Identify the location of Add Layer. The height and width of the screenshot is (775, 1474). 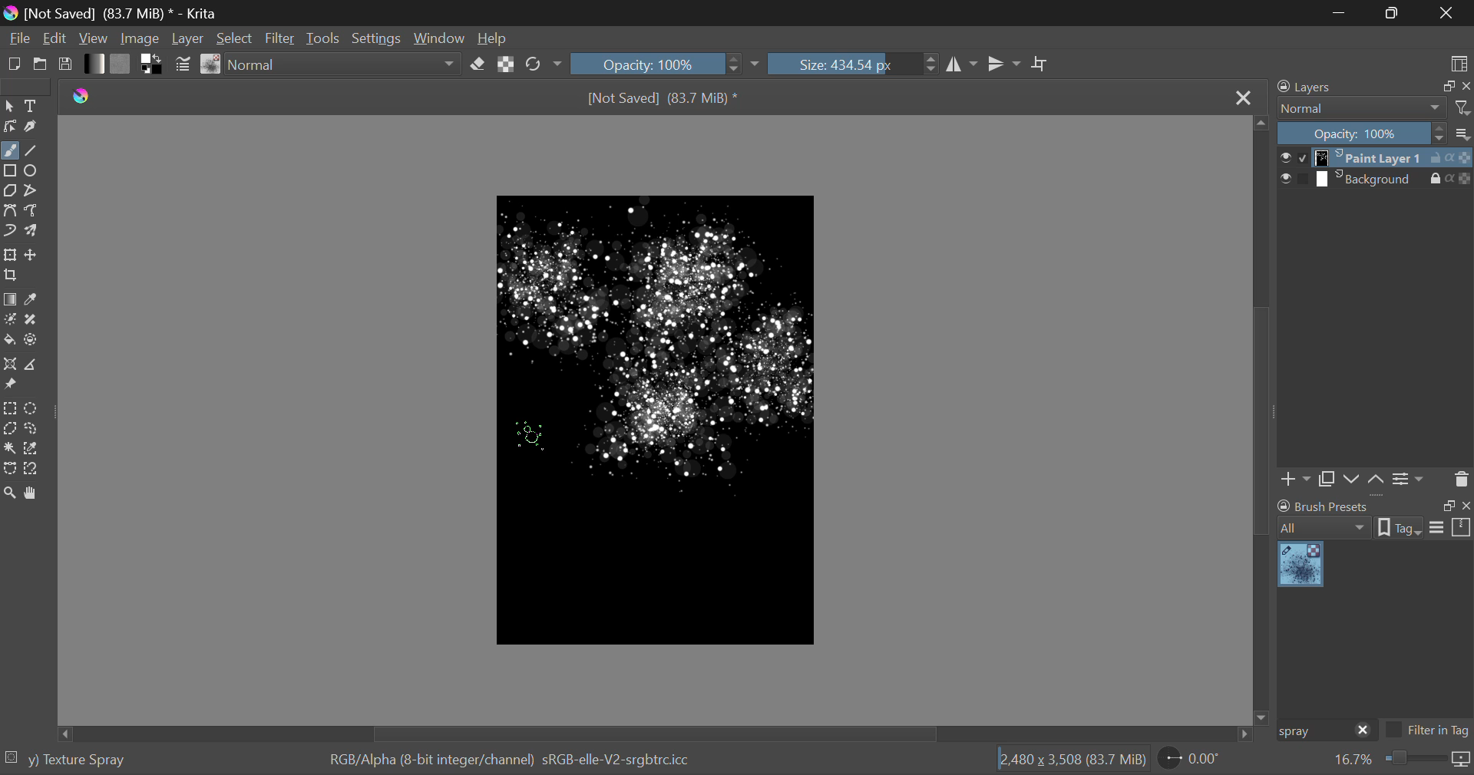
(1295, 481).